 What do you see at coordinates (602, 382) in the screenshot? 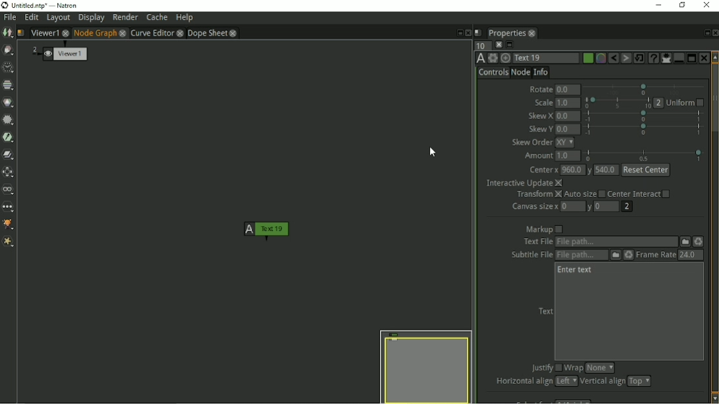
I see `Vertical align` at bounding box center [602, 382].